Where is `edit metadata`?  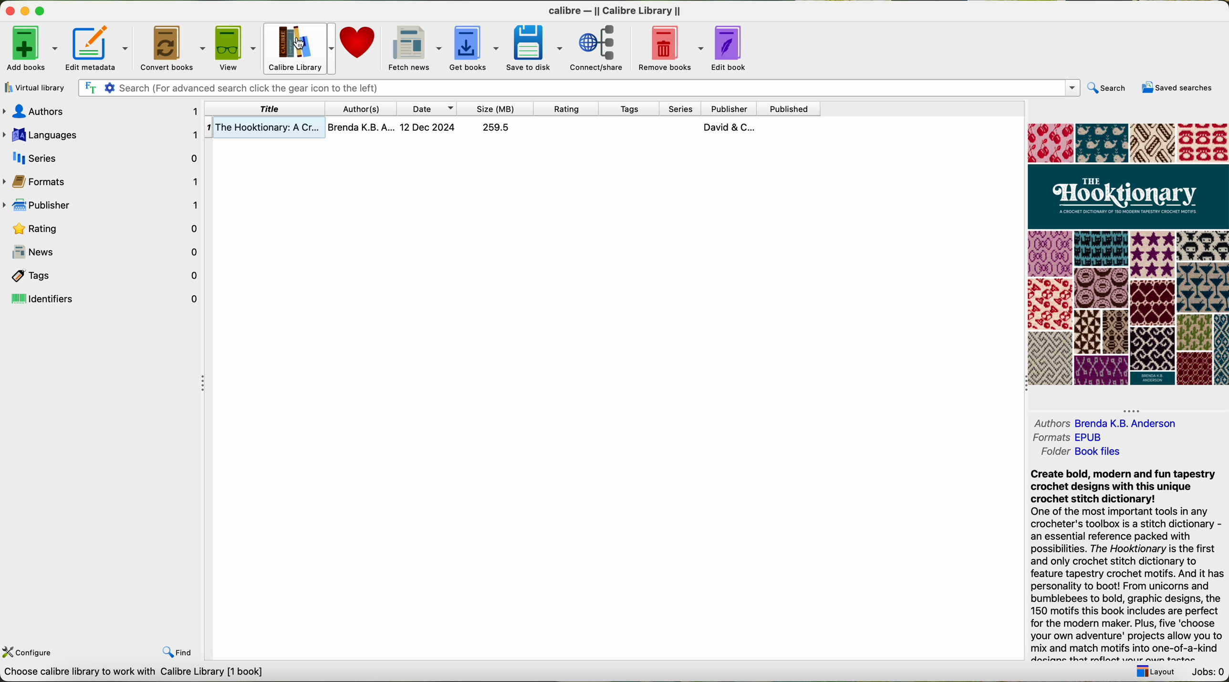 edit metadata is located at coordinates (97, 48).